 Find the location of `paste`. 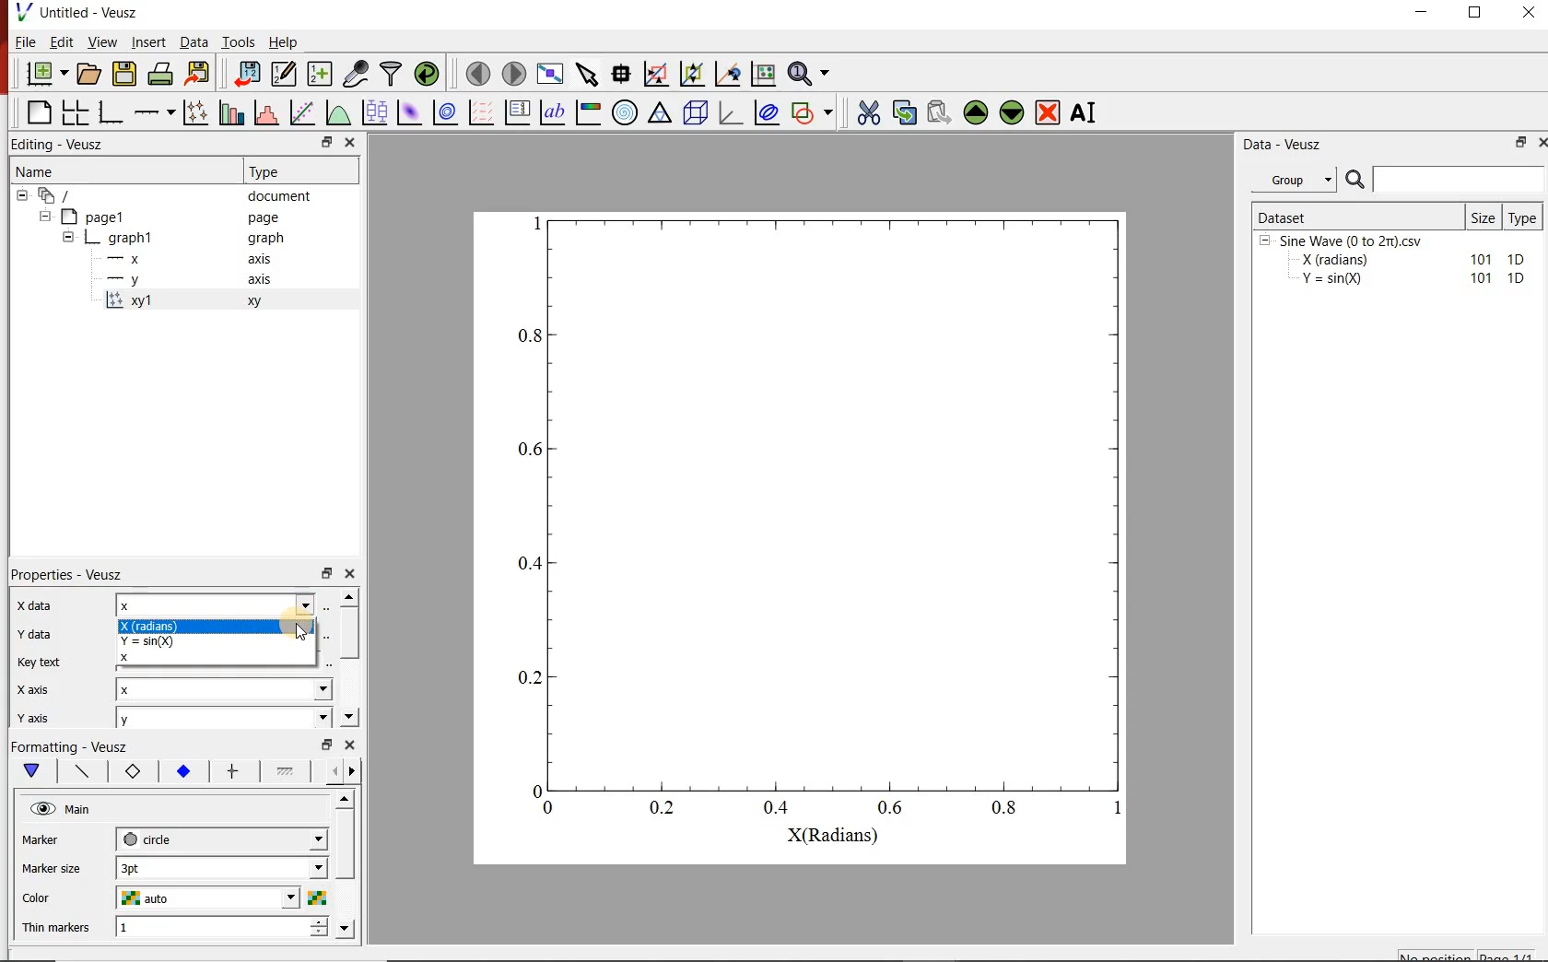

paste is located at coordinates (938, 112).